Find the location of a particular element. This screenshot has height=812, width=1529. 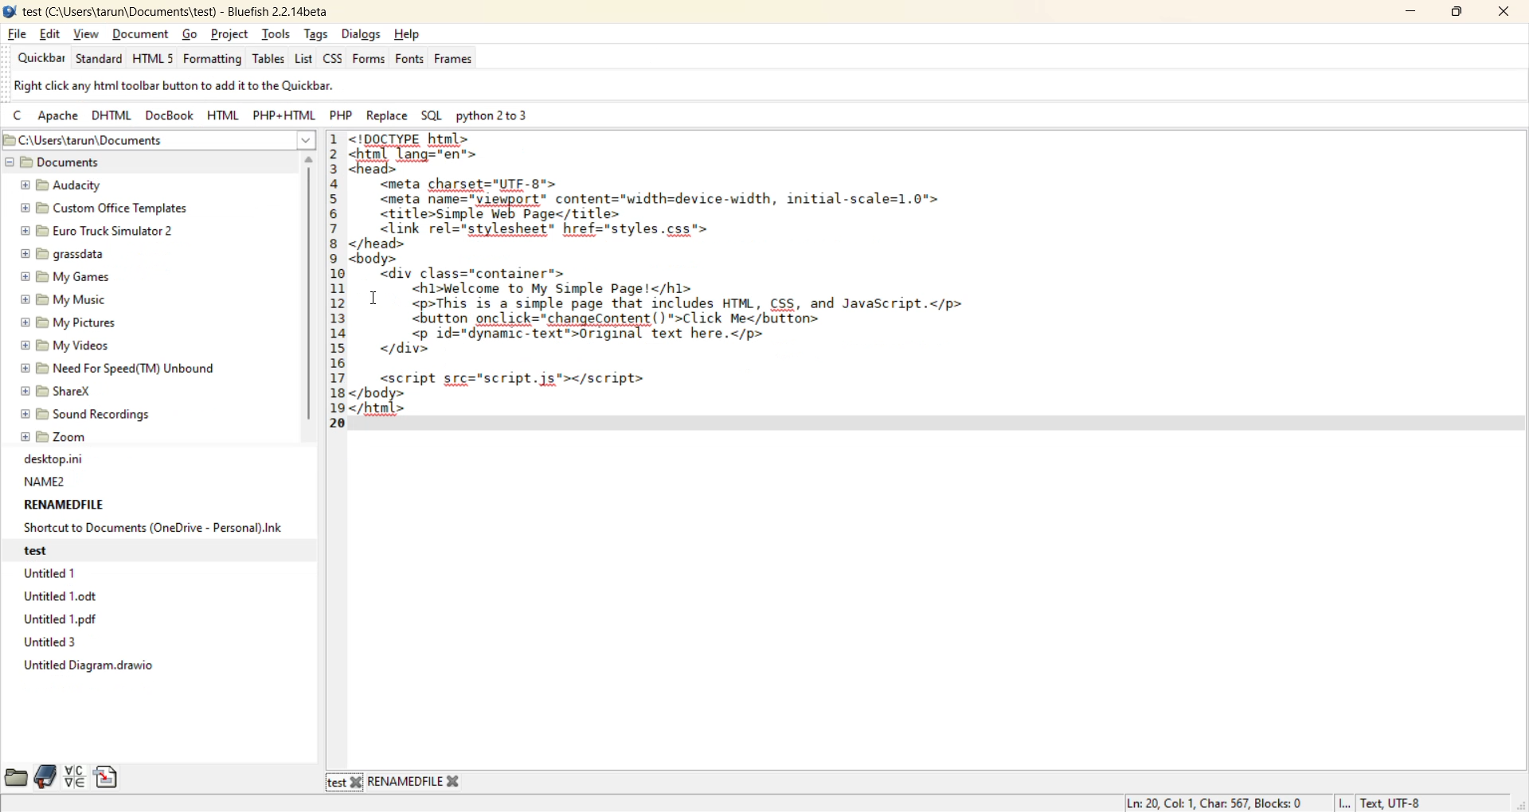

file path is located at coordinates (124, 141).